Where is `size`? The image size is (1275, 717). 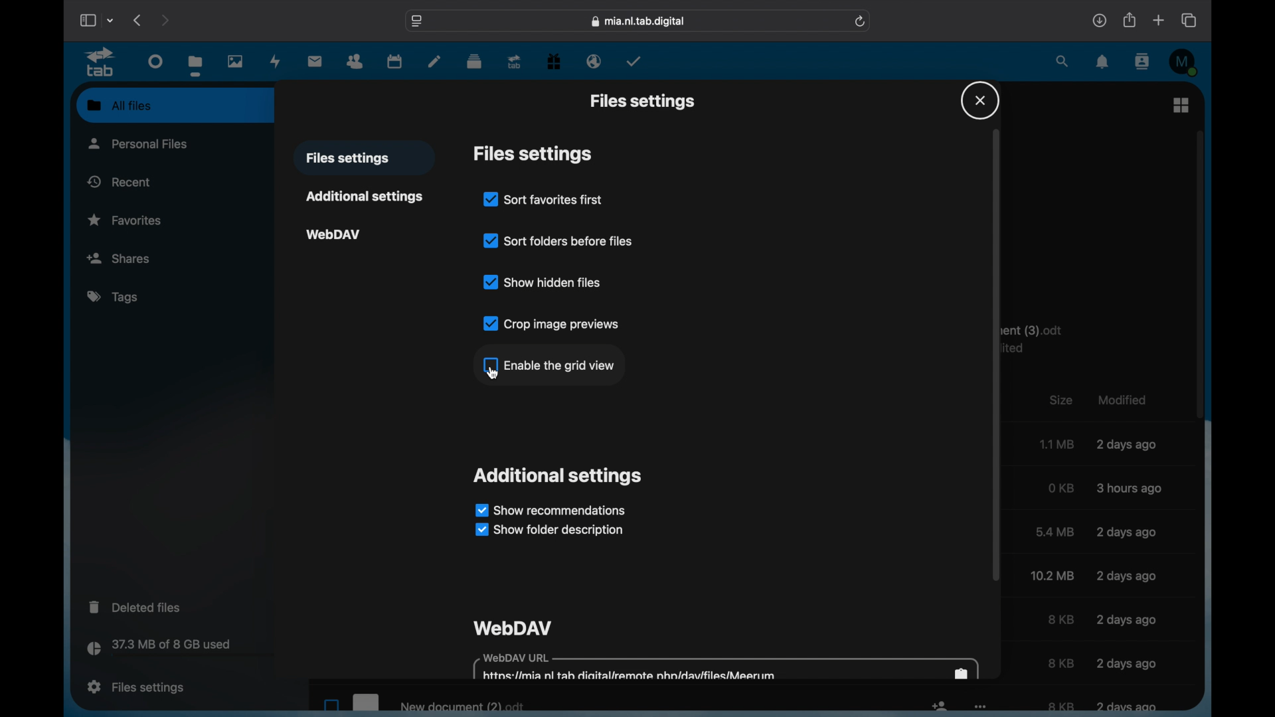 size is located at coordinates (1060, 400).